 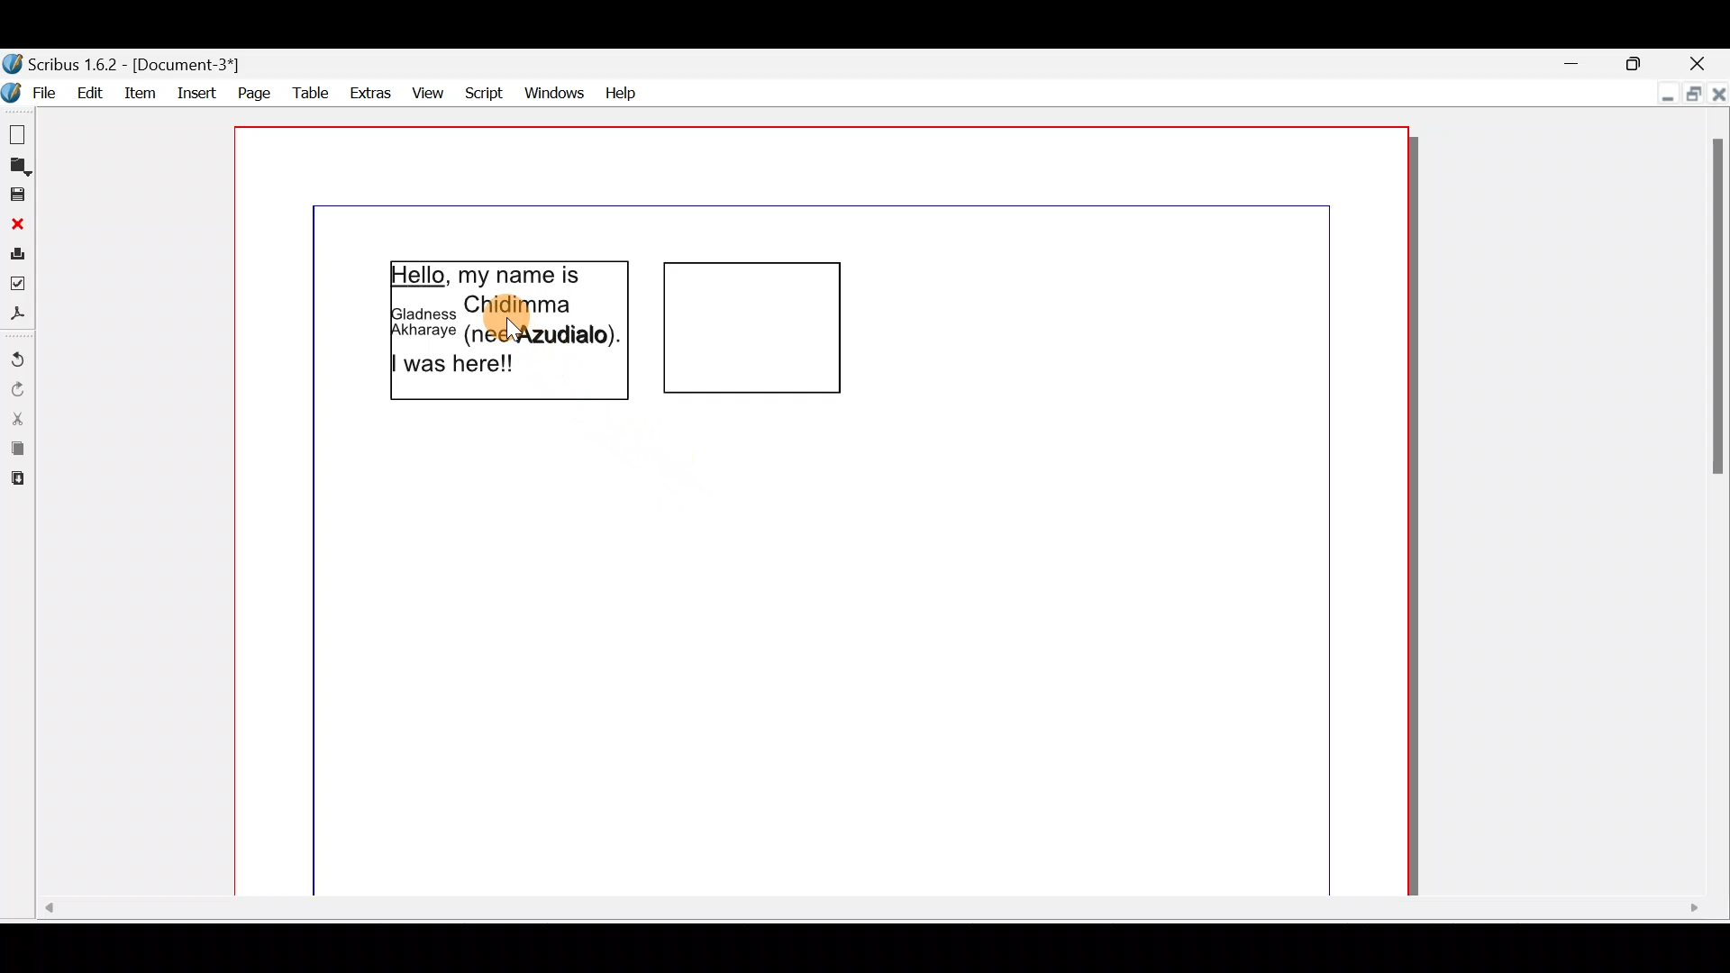 I want to click on Paste, so click(x=18, y=483).